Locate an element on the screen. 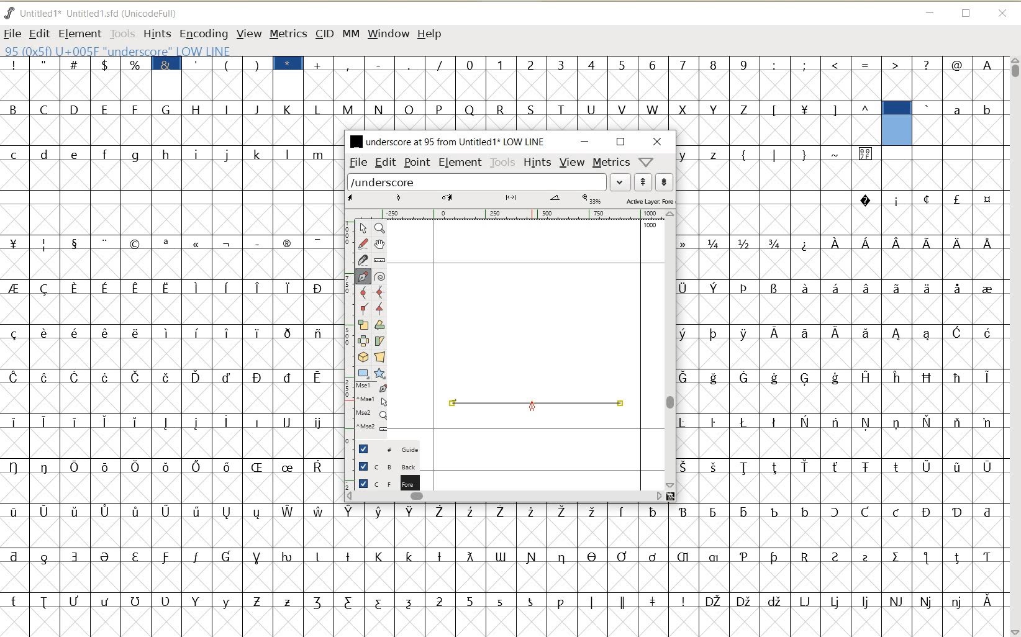 Image resolution: width=1021 pixels, height=637 pixels. ENCODING is located at coordinates (203, 34).